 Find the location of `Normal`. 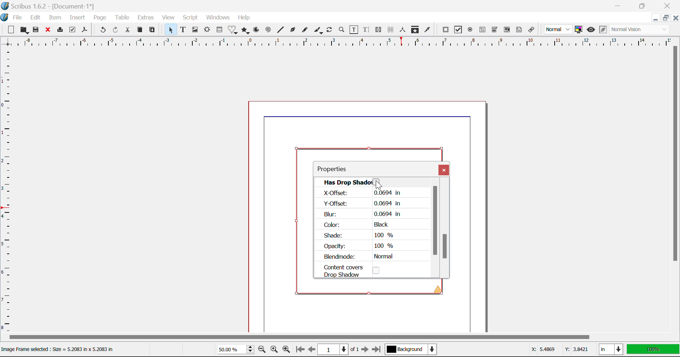

Normal is located at coordinates (559, 29).